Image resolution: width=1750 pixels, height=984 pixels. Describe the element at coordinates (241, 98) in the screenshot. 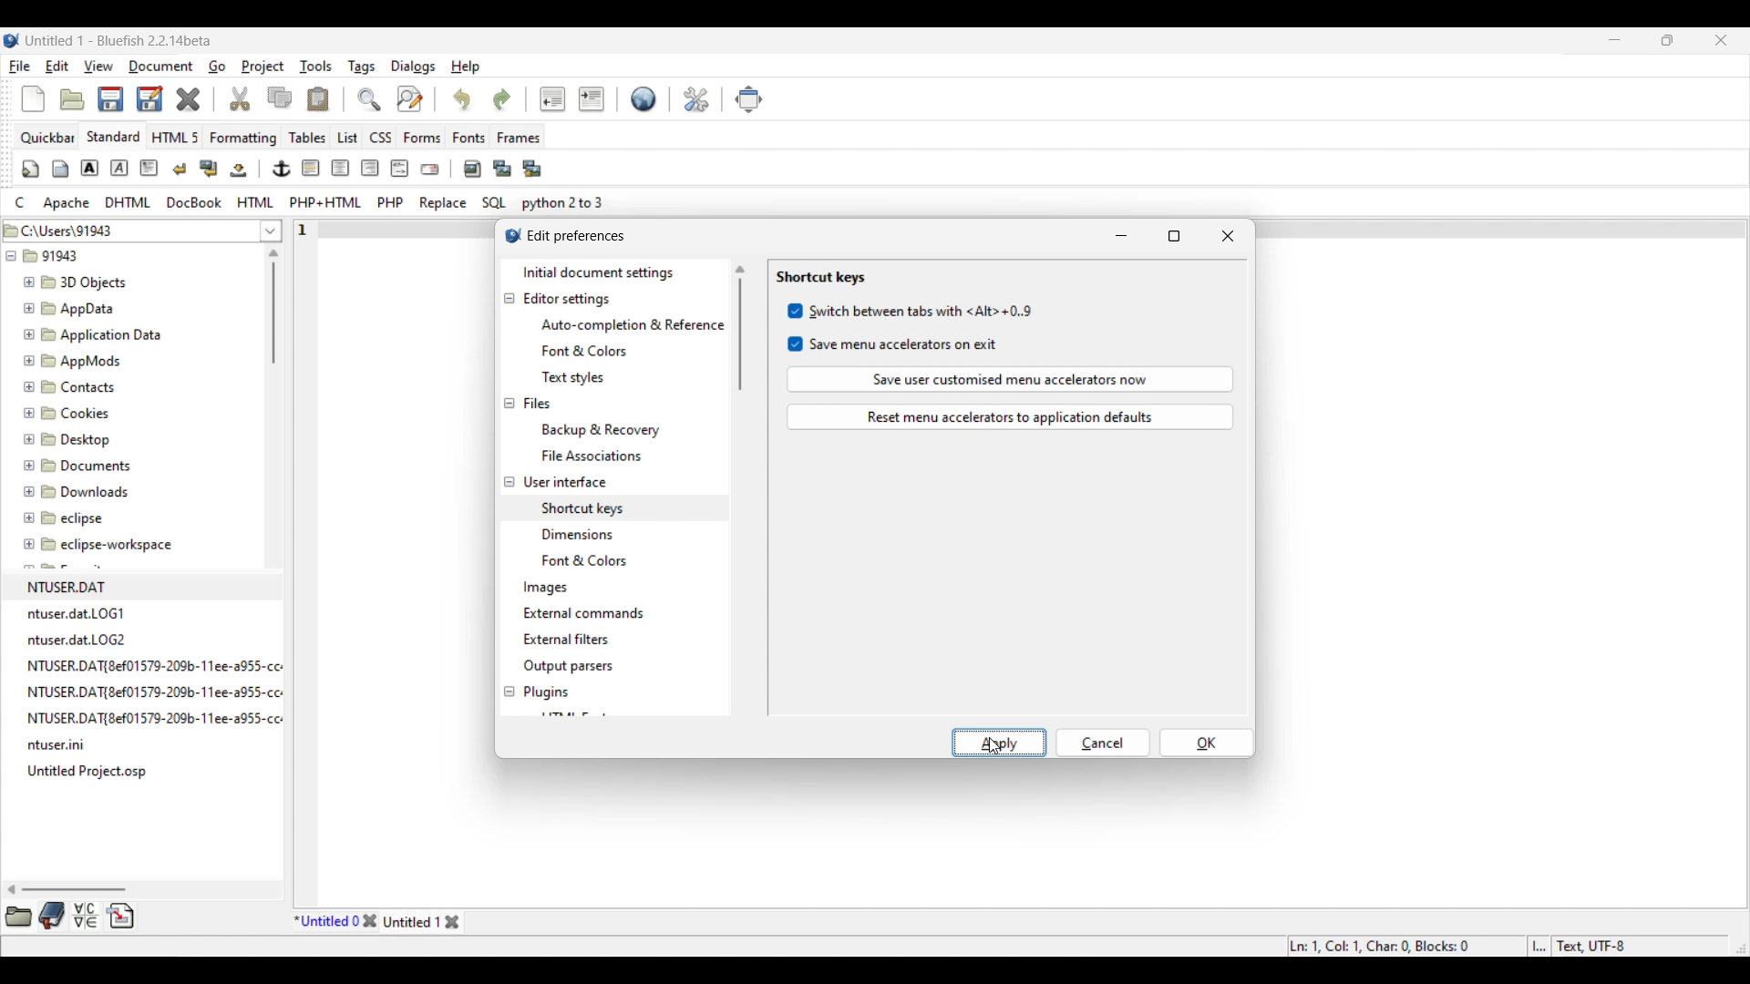

I see `Cut` at that location.